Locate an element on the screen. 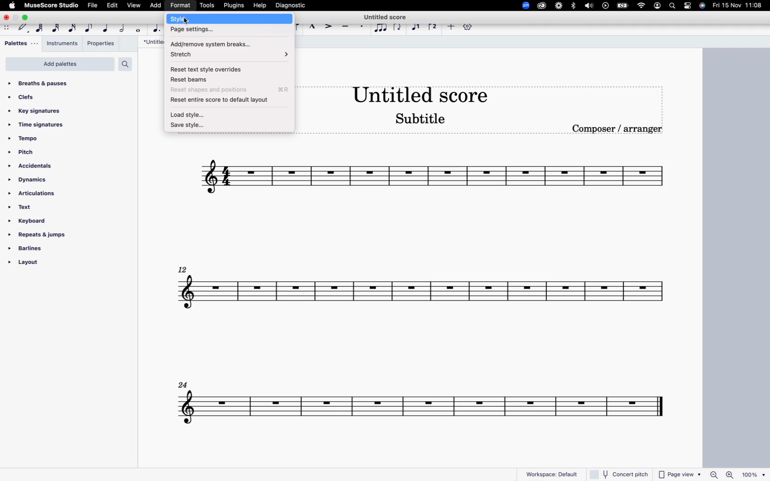 The width and height of the screenshot is (770, 481). workspace is located at coordinates (553, 475).